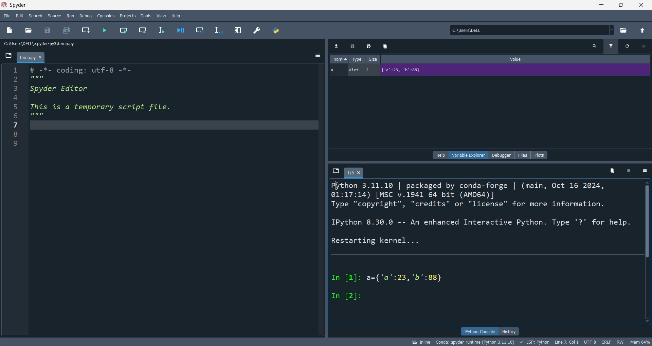  What do you see at coordinates (66, 30) in the screenshot?
I see `save all` at bounding box center [66, 30].